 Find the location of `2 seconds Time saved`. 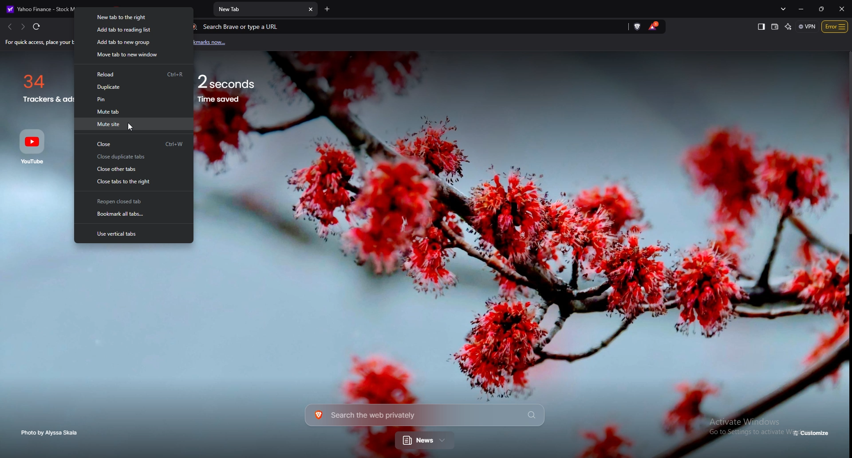

2 seconds Time saved is located at coordinates (238, 85).